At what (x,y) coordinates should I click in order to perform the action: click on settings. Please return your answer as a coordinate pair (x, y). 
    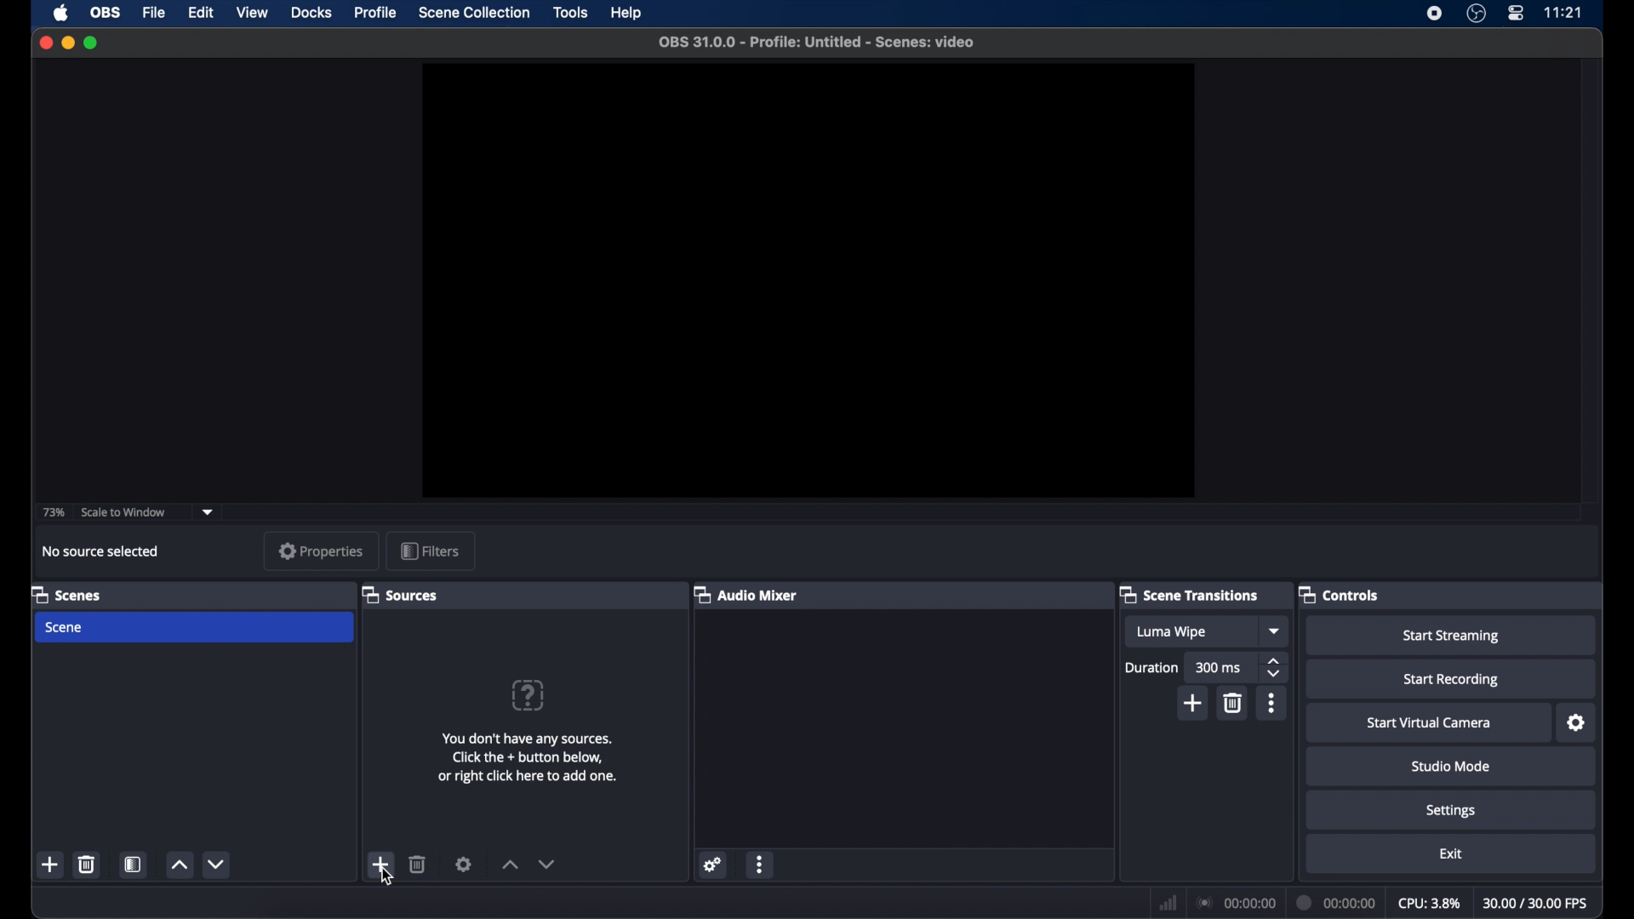
    Looking at the image, I should click on (465, 864).